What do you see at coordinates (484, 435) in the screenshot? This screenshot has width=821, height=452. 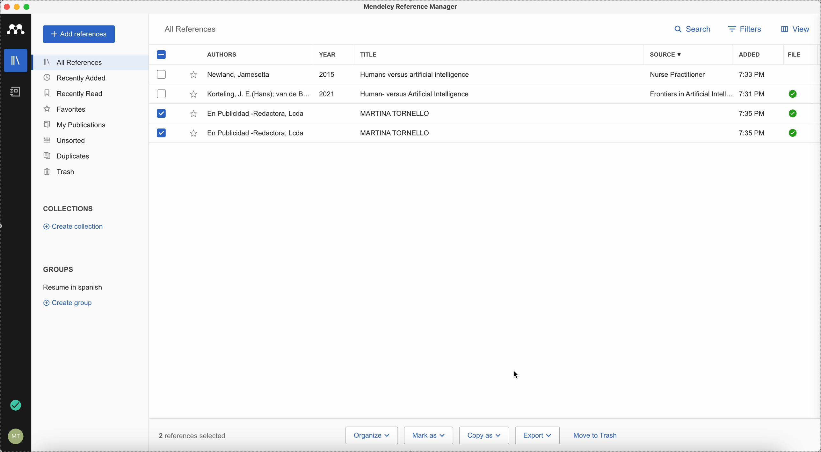 I see `copy as` at bounding box center [484, 435].